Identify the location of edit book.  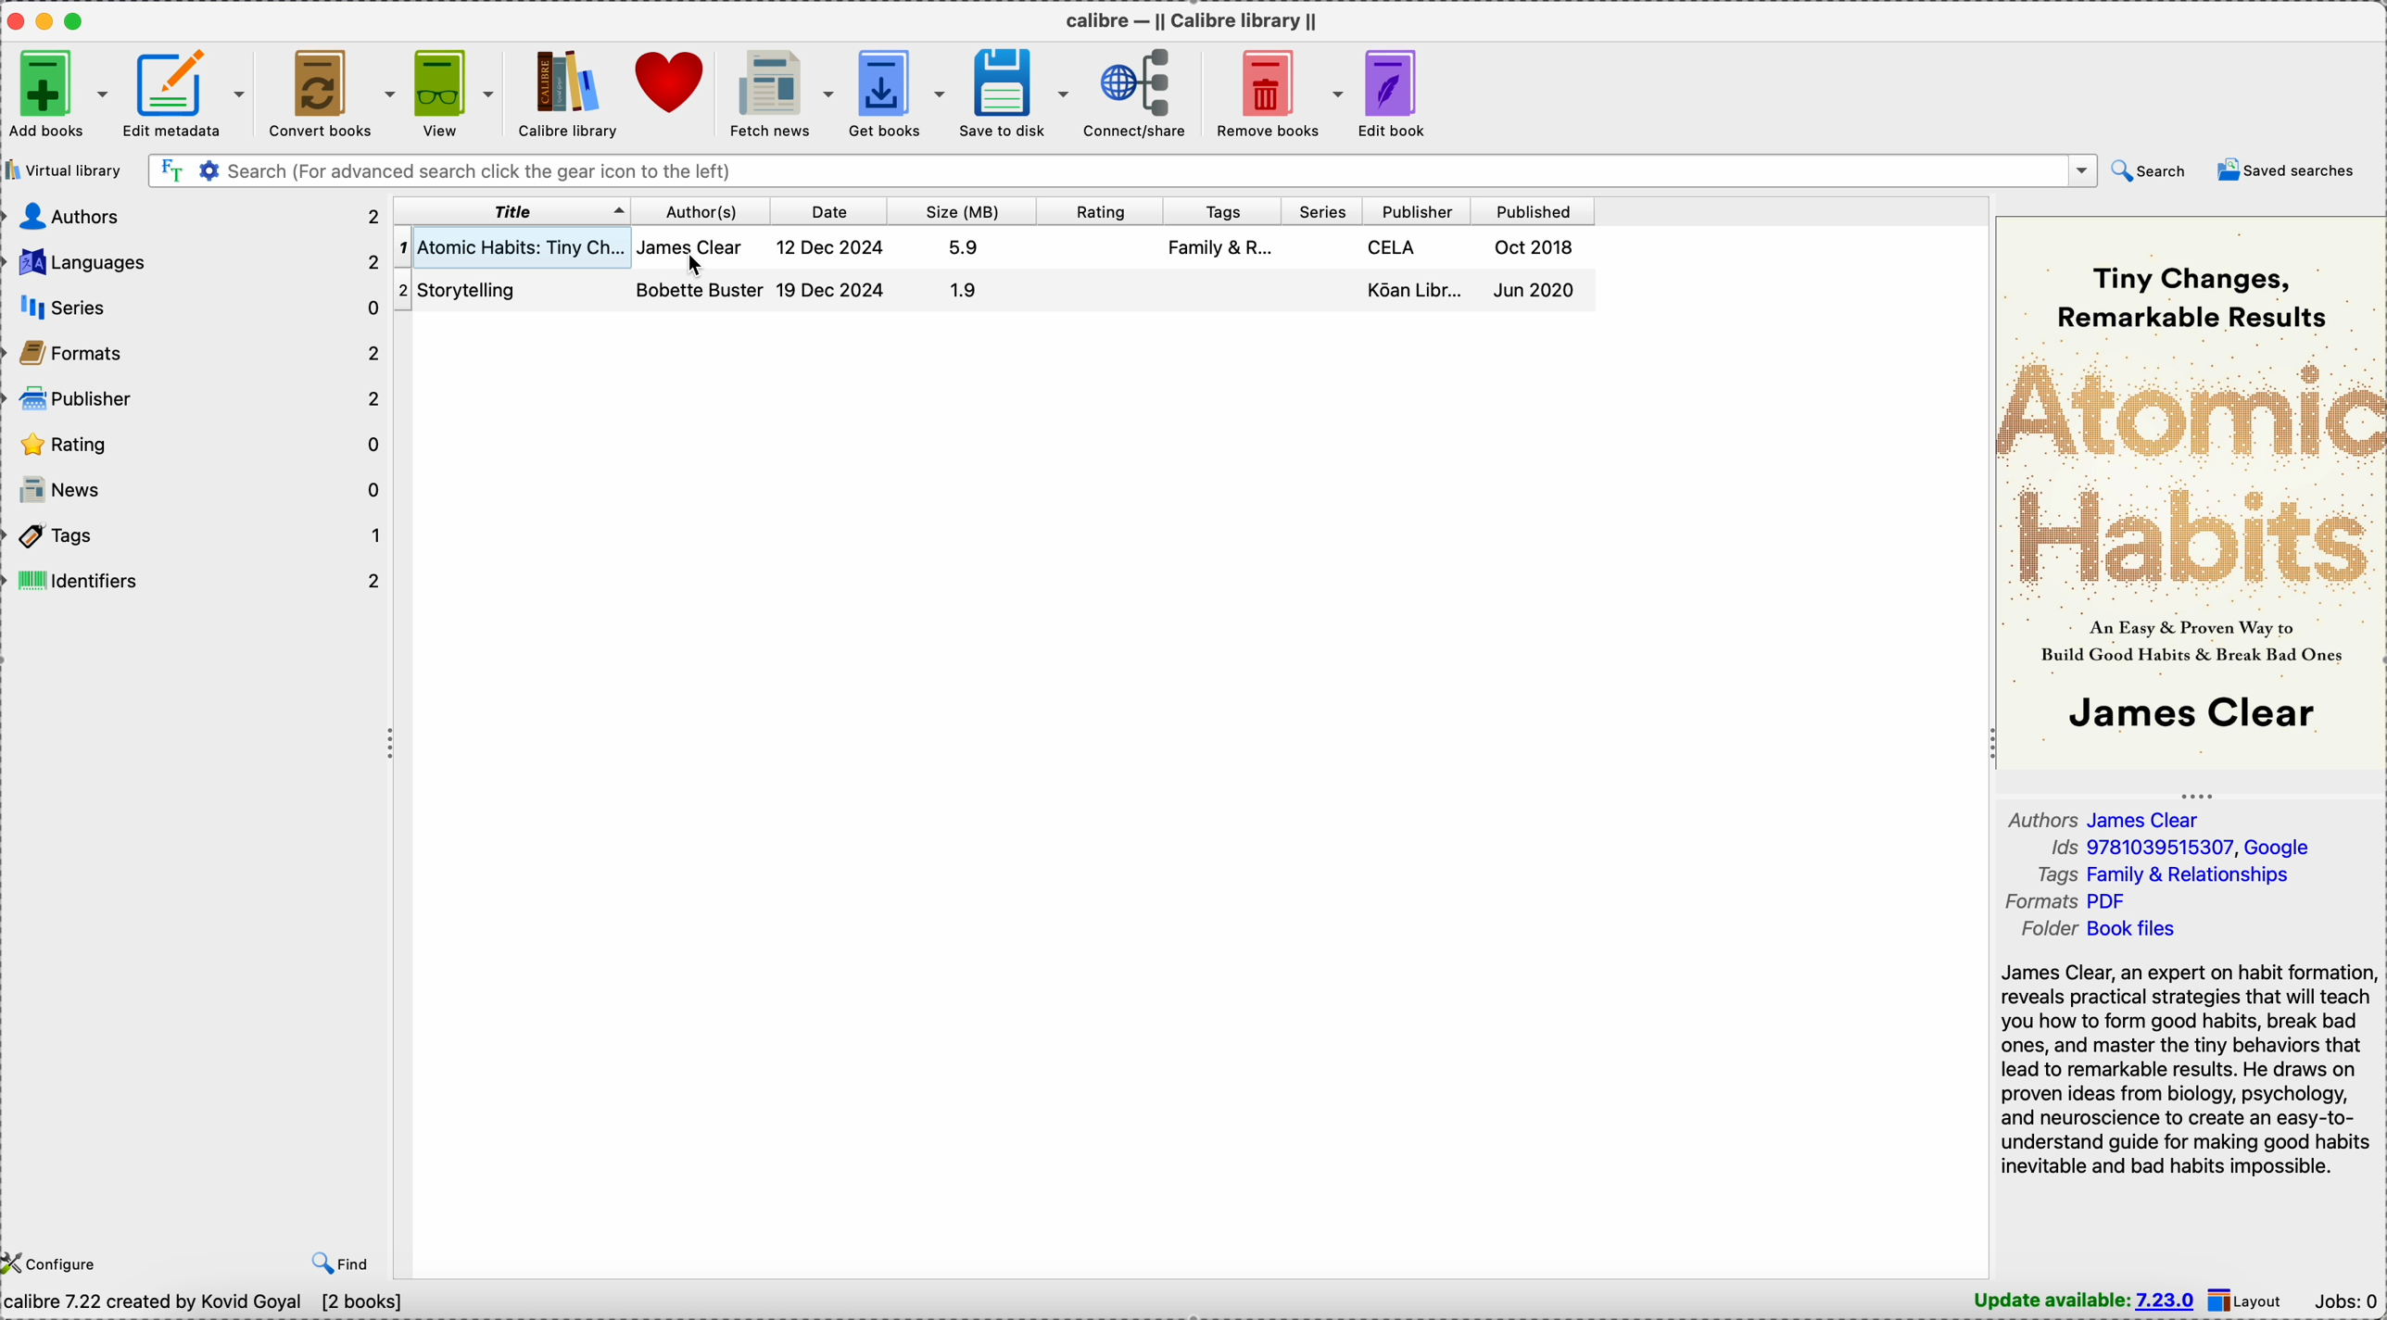
(1399, 90).